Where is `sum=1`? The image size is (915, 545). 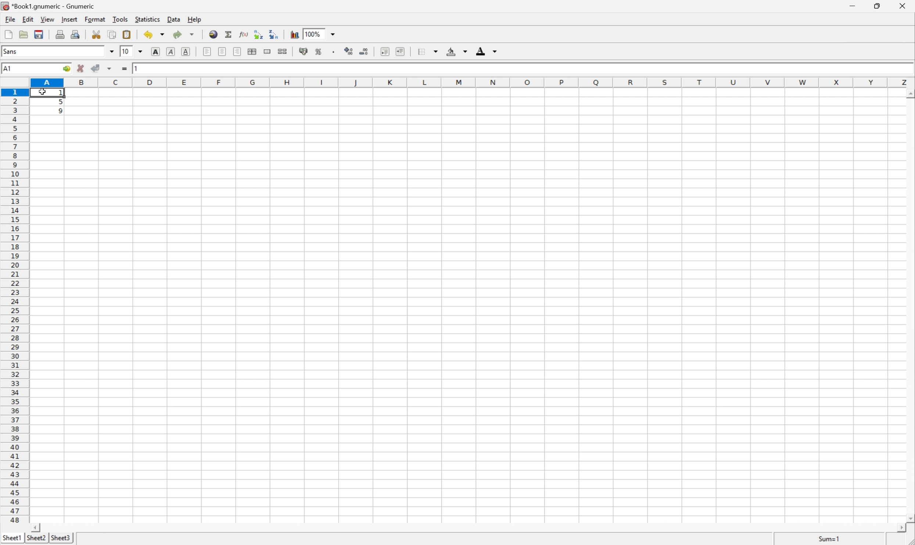
sum=1 is located at coordinates (831, 540).